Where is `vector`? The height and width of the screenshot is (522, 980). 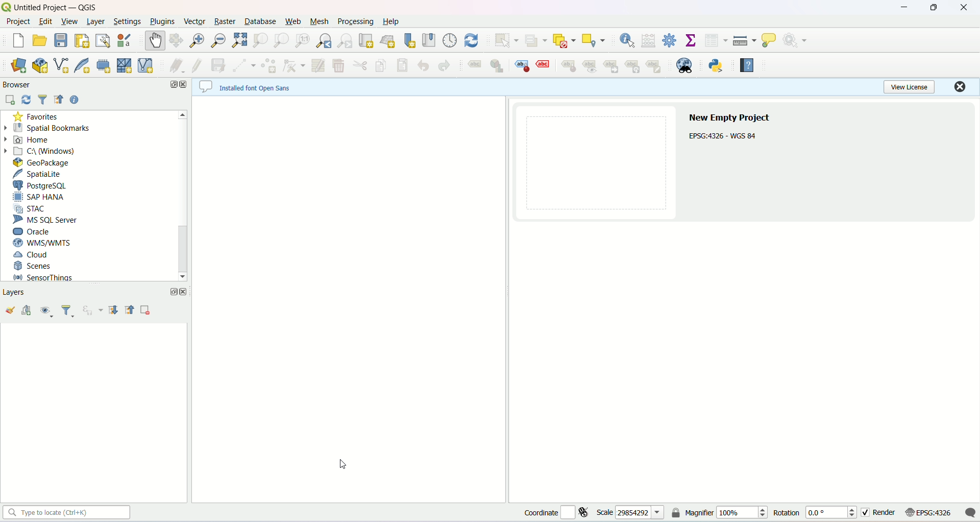
vector is located at coordinates (195, 22).